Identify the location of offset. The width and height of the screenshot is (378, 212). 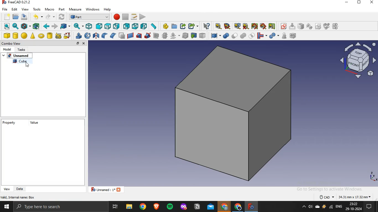
(175, 36).